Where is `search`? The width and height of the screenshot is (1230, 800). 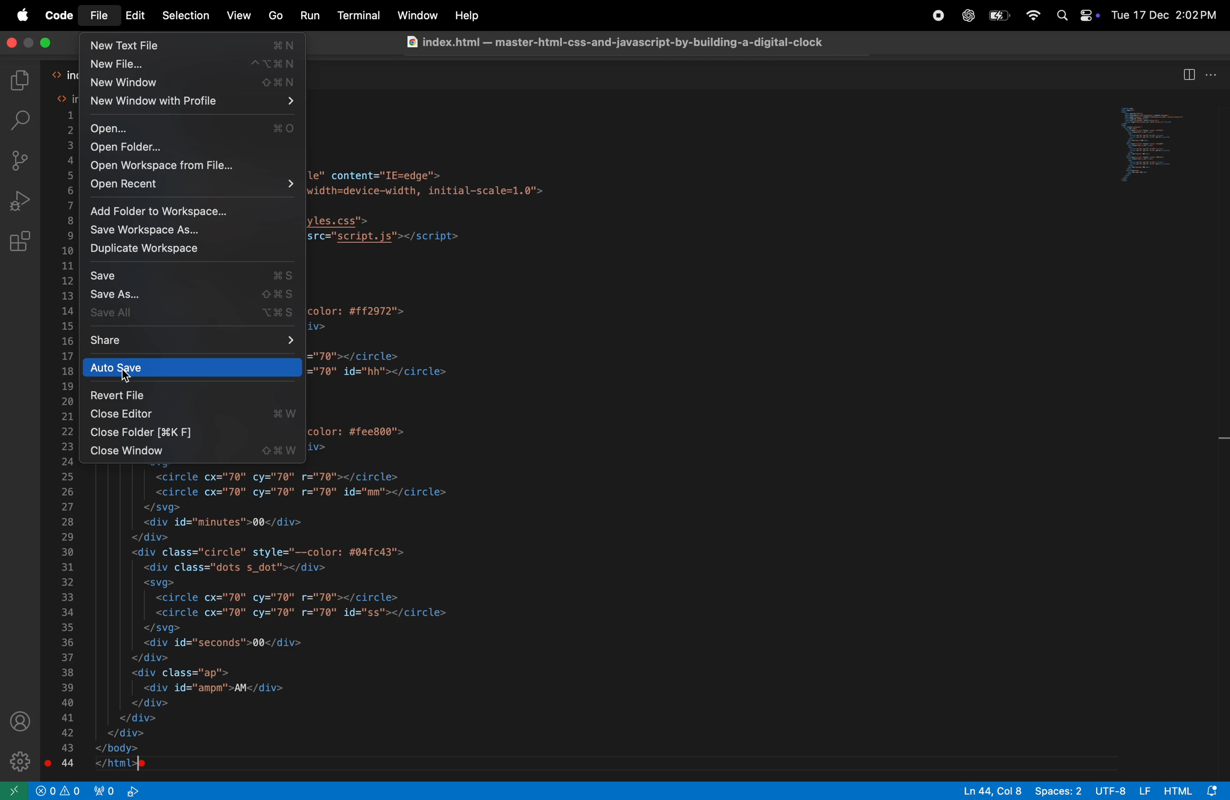 search is located at coordinates (1063, 18).